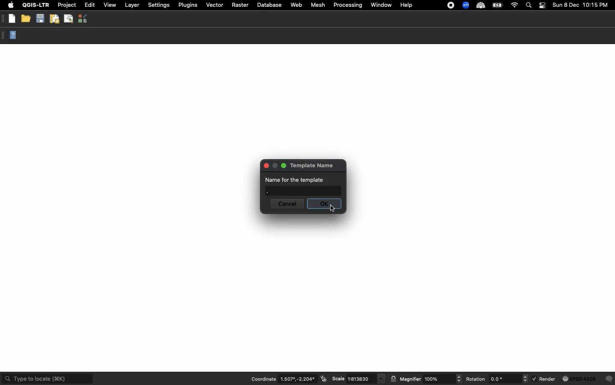 This screenshot has width=615, height=385. I want to click on Rotation, so click(476, 379).